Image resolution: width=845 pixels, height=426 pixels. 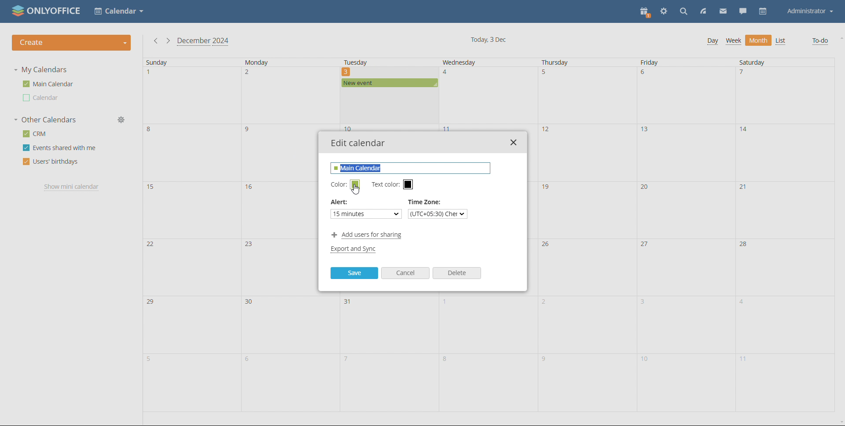 I want to click on thursday, so click(x=563, y=62).